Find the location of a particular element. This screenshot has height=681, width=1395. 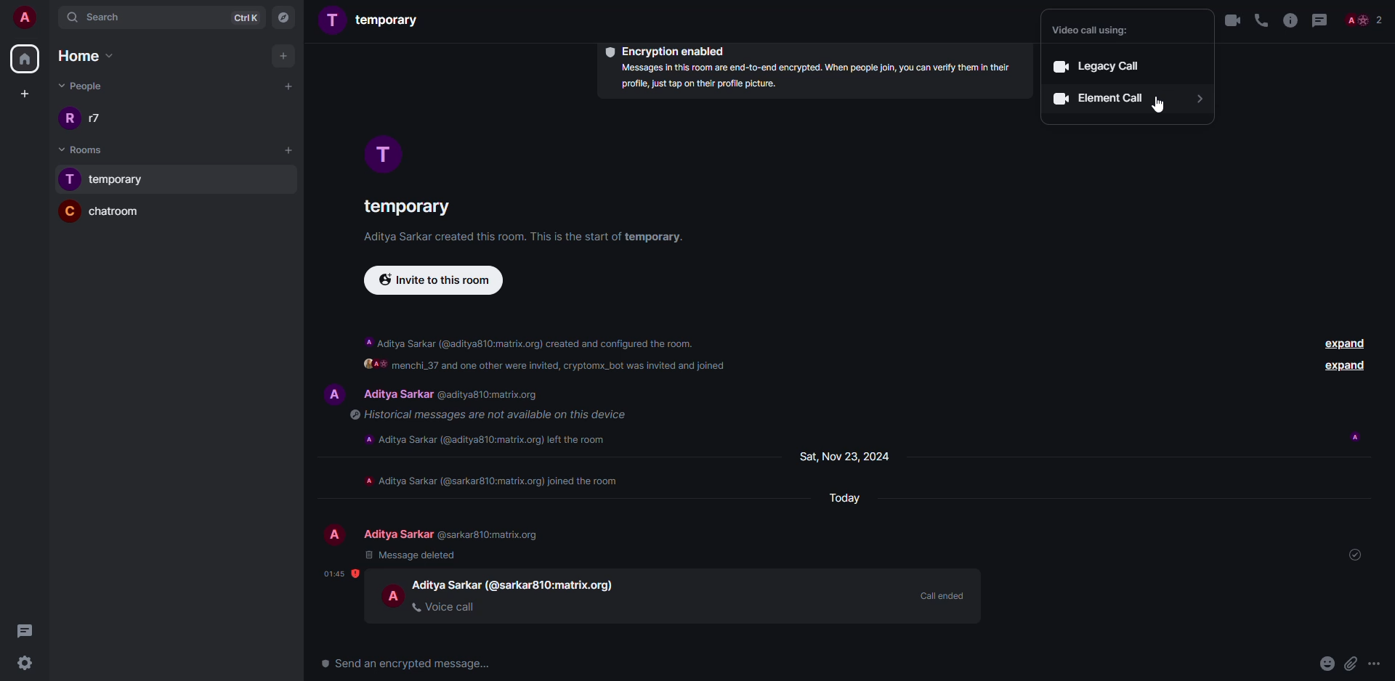

people is located at coordinates (445, 584).